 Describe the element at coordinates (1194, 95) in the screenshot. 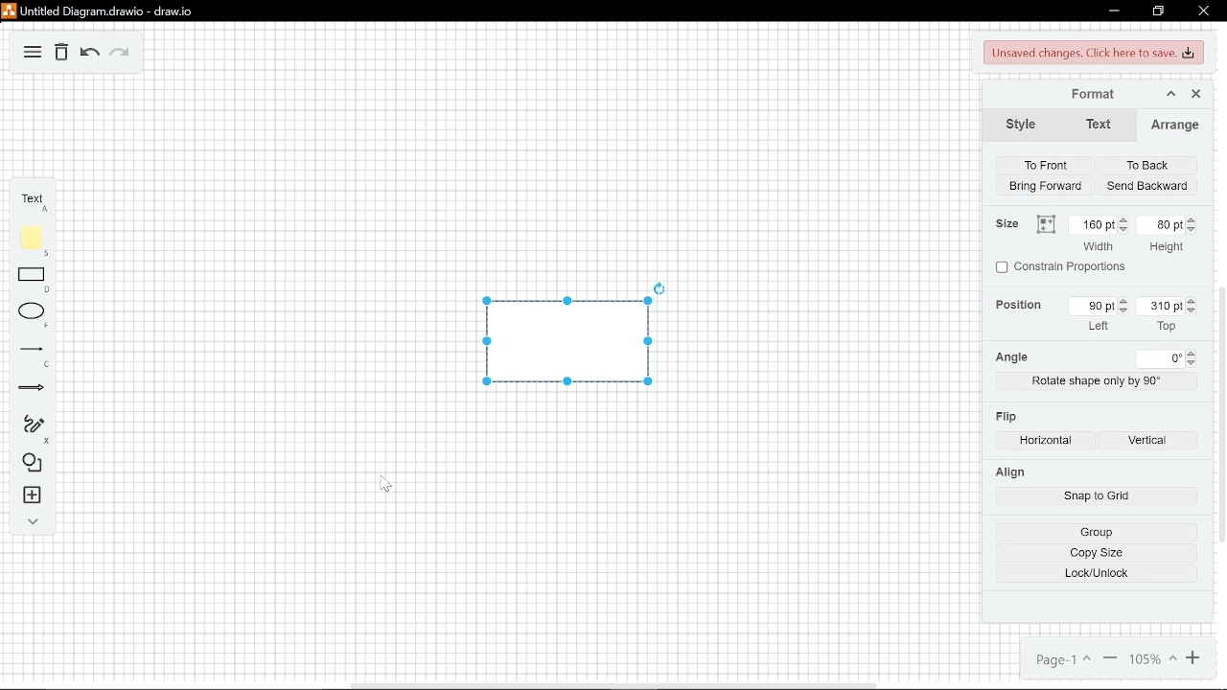

I see `close` at that location.